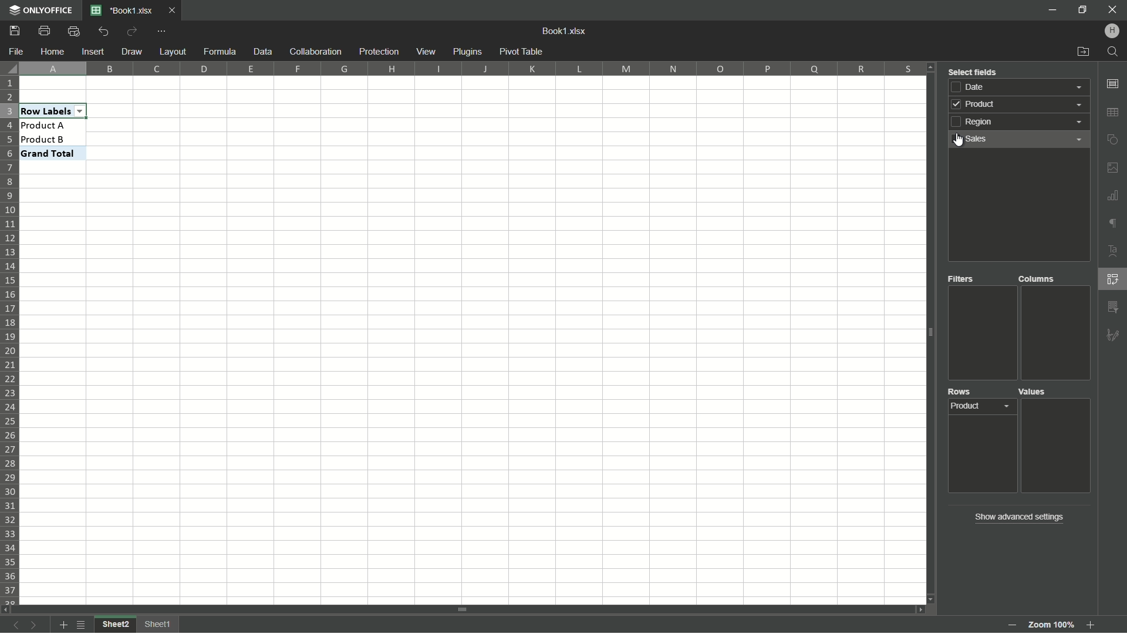 The height and width of the screenshot is (634, 1127). Describe the element at coordinates (1113, 225) in the screenshot. I see `format marks` at that location.